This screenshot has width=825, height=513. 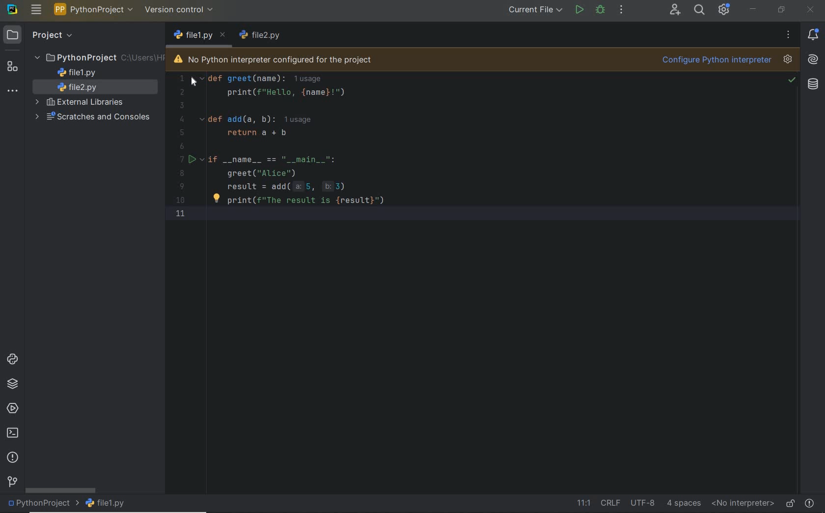 What do you see at coordinates (810, 502) in the screenshot?
I see `problems` at bounding box center [810, 502].